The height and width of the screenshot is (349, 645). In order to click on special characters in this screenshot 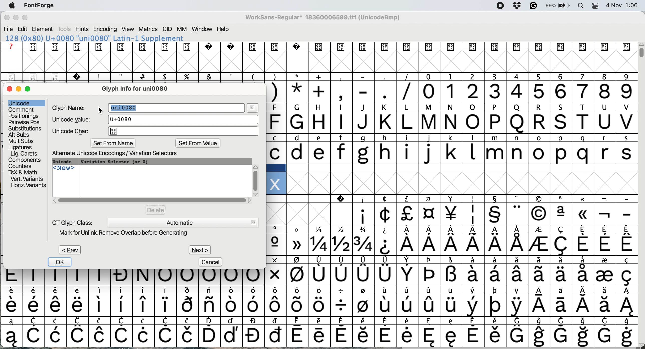, I will do `click(451, 230)`.